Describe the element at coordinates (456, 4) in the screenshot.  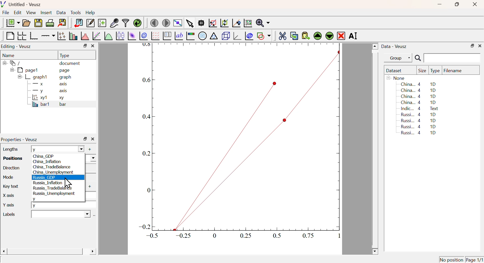
I see `Restore Down` at that location.